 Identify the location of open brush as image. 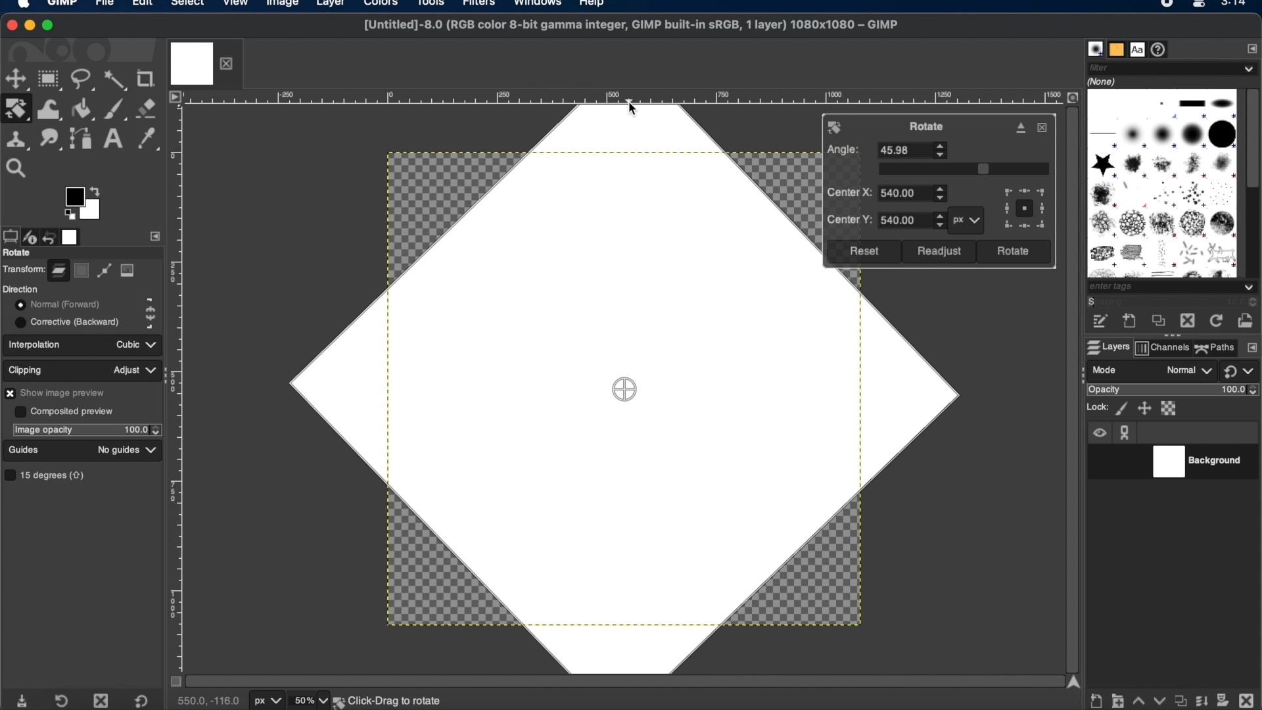
(1246, 318).